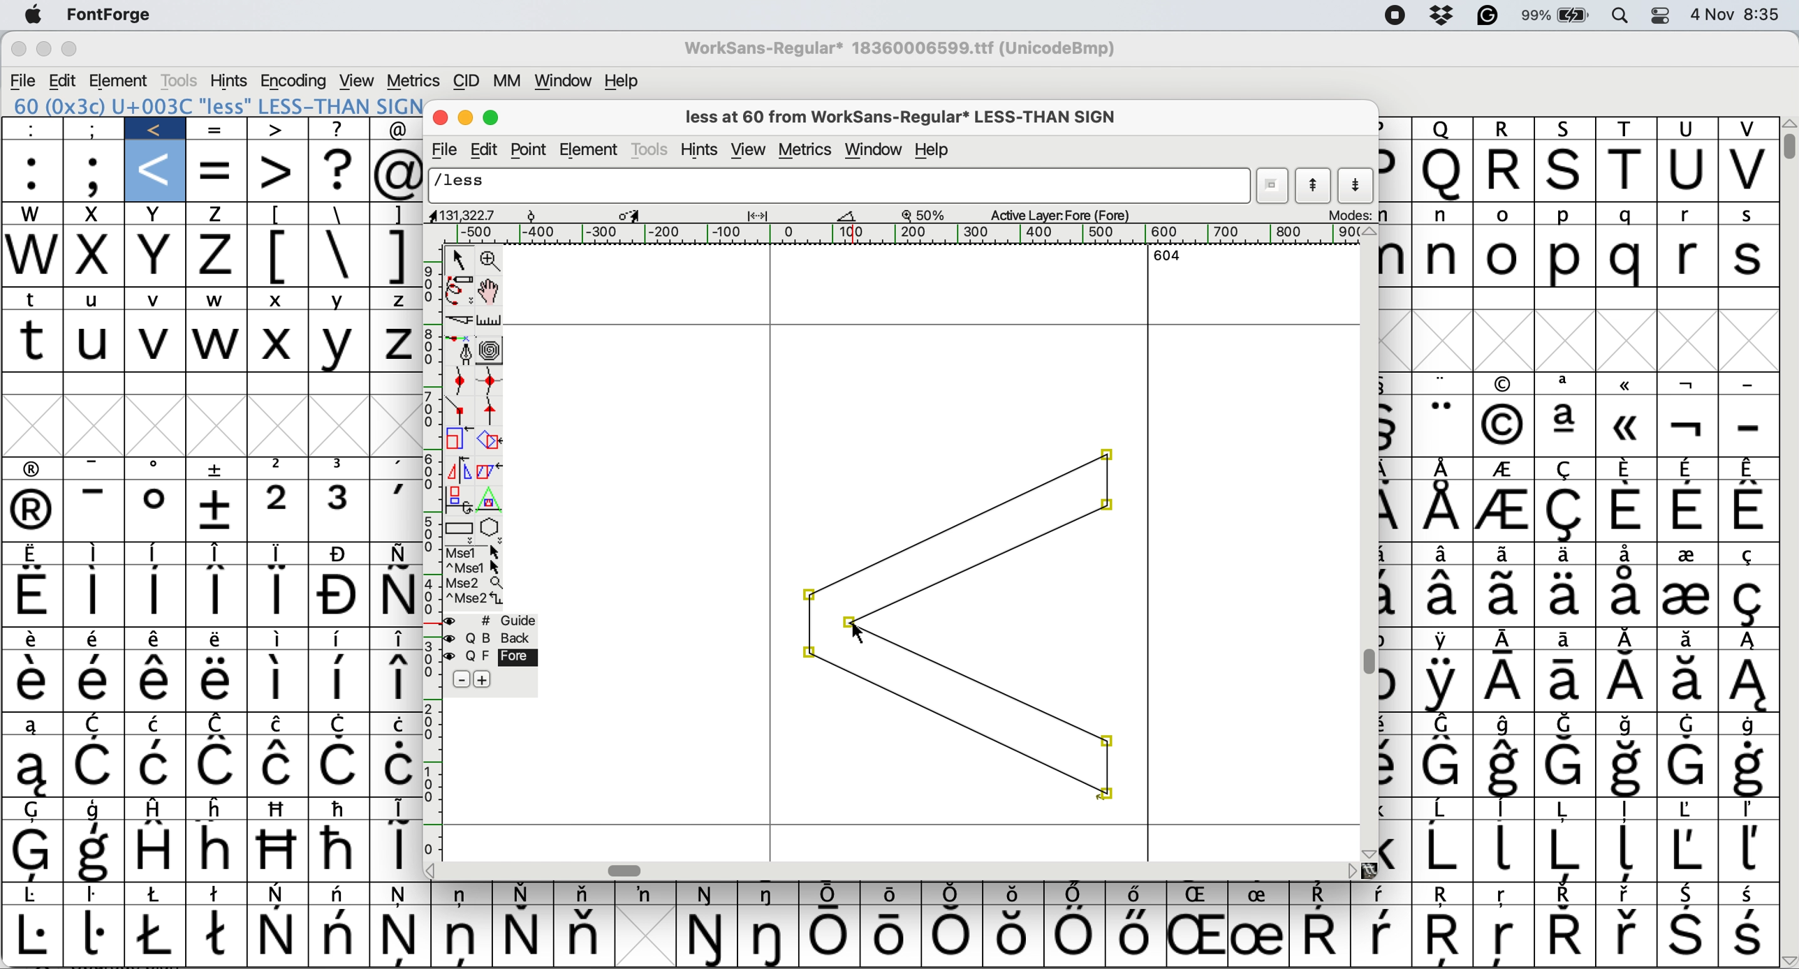  What do you see at coordinates (448, 148) in the screenshot?
I see `file` at bounding box center [448, 148].